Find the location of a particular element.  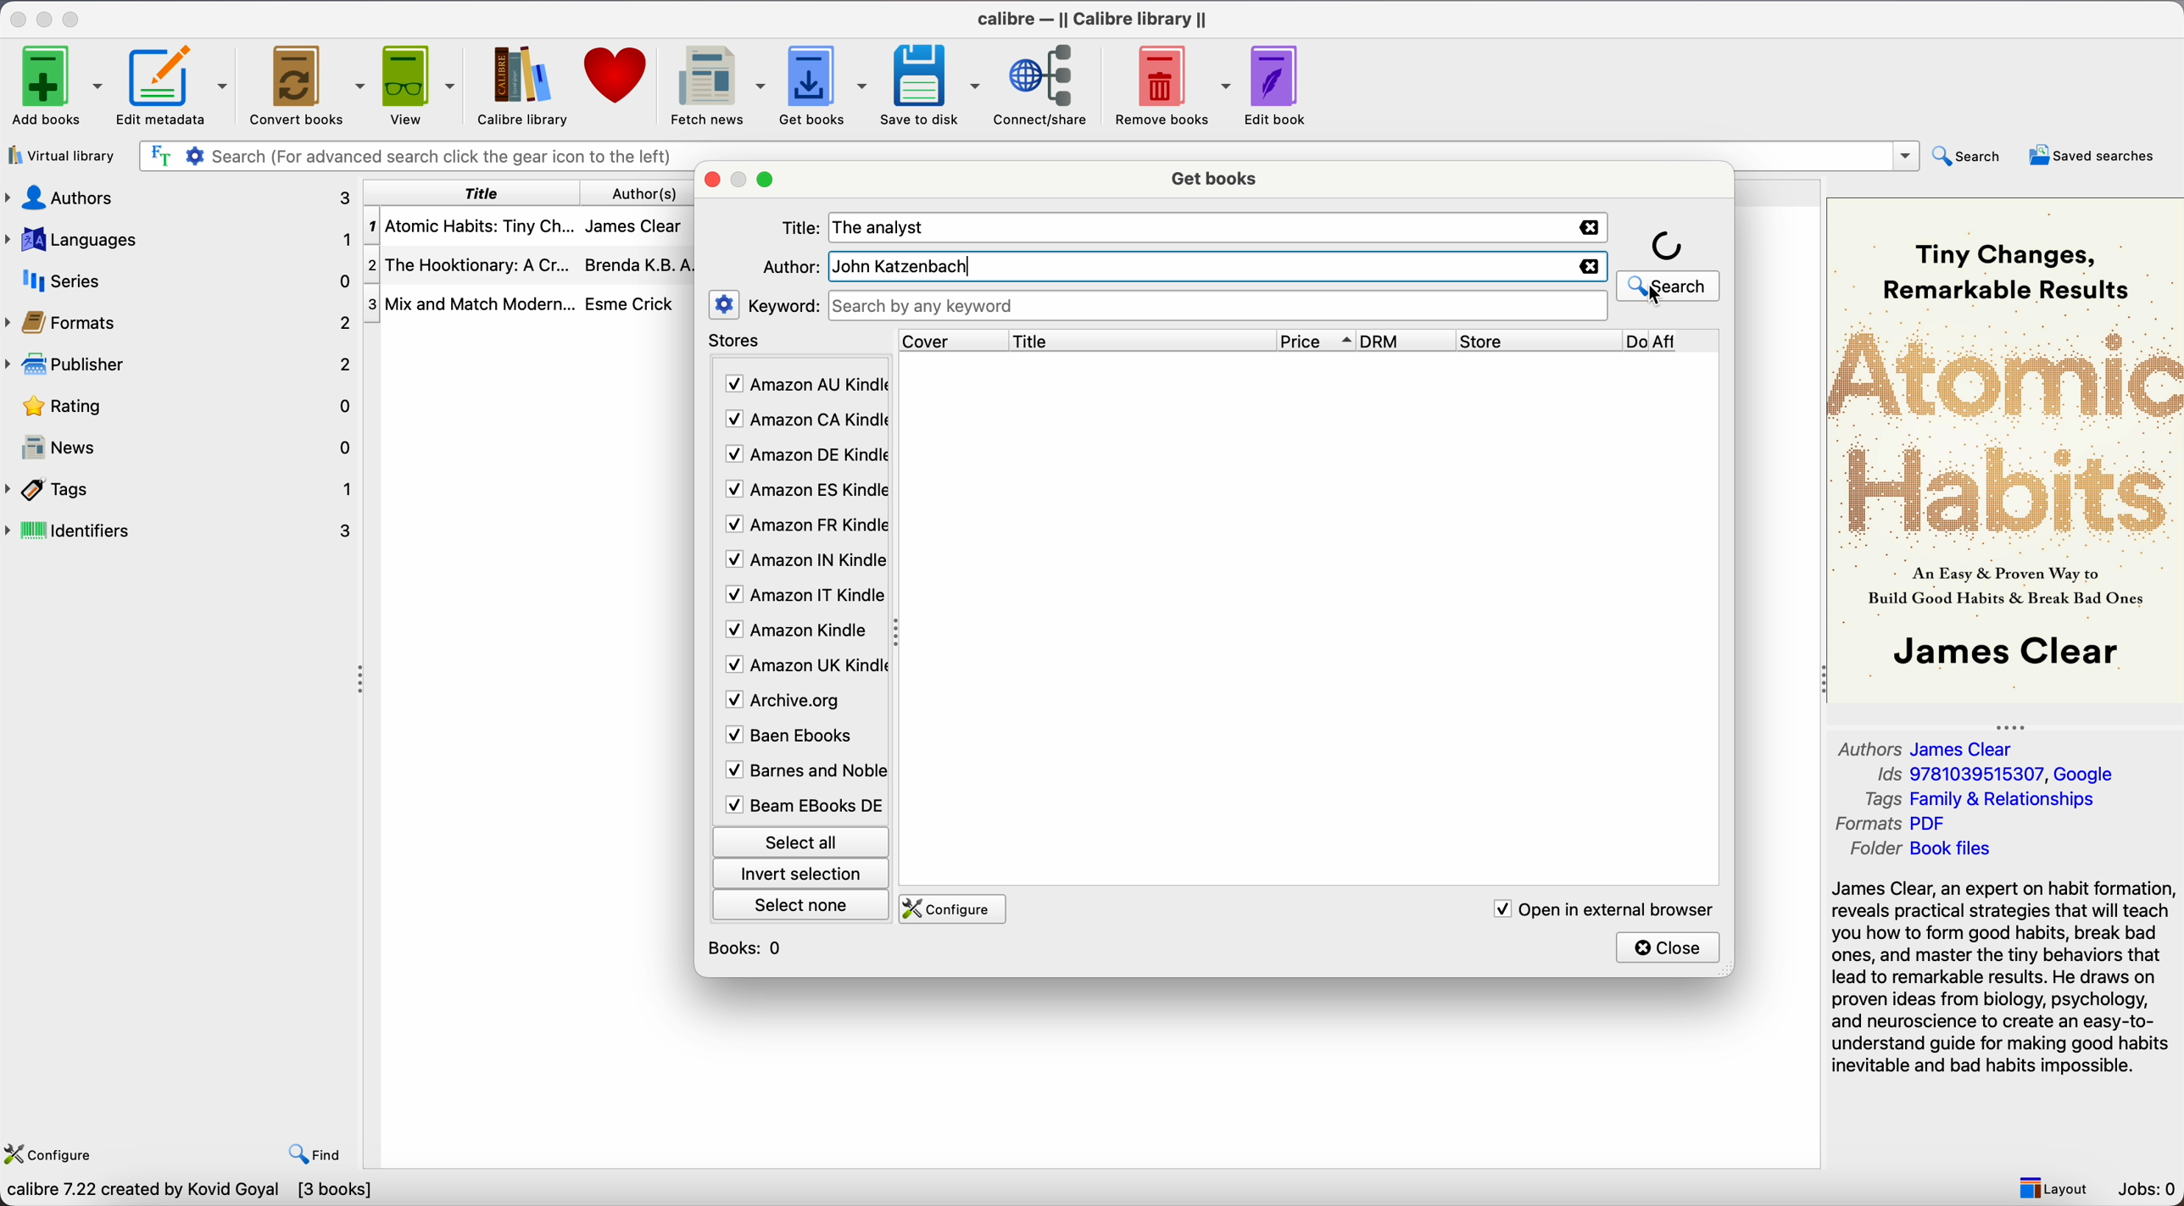

Ids 9781039515307, Google is located at coordinates (1997, 775).